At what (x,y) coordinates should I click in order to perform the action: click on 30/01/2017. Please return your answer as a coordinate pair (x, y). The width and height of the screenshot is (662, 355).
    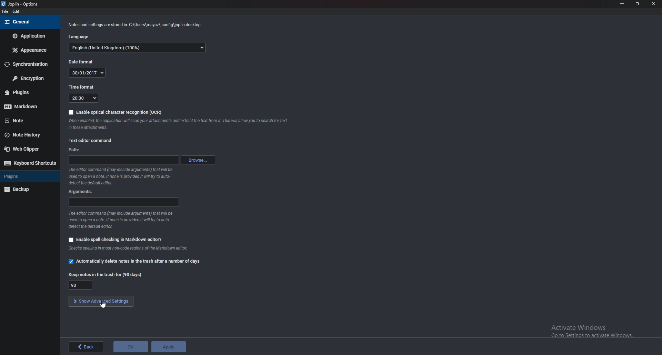
    Looking at the image, I should click on (88, 73).